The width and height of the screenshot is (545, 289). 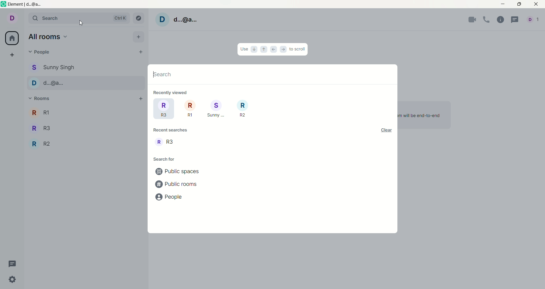 I want to click on maximize, so click(x=519, y=5).